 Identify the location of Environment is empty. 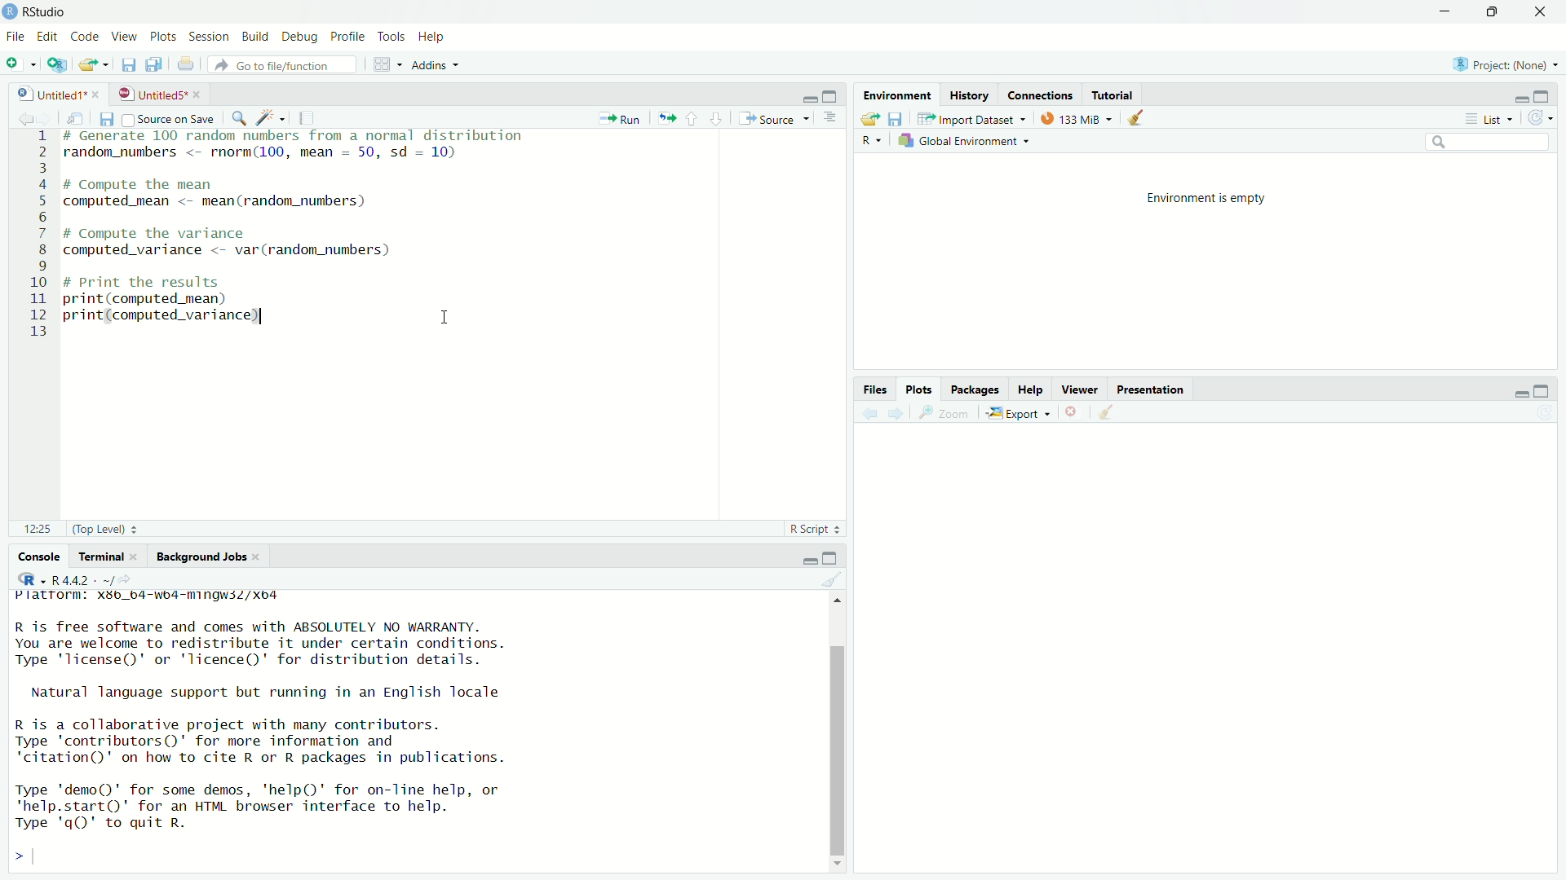
(1207, 201).